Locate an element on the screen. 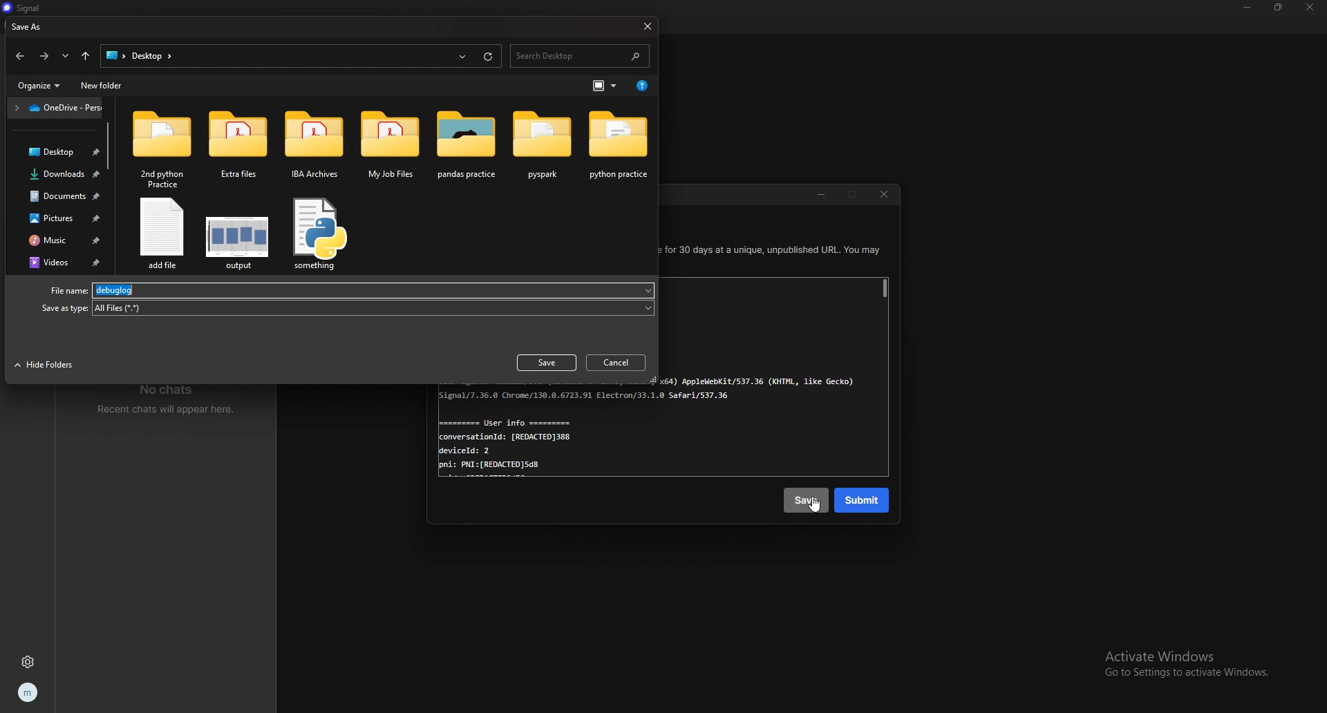  file is located at coordinates (160, 235).